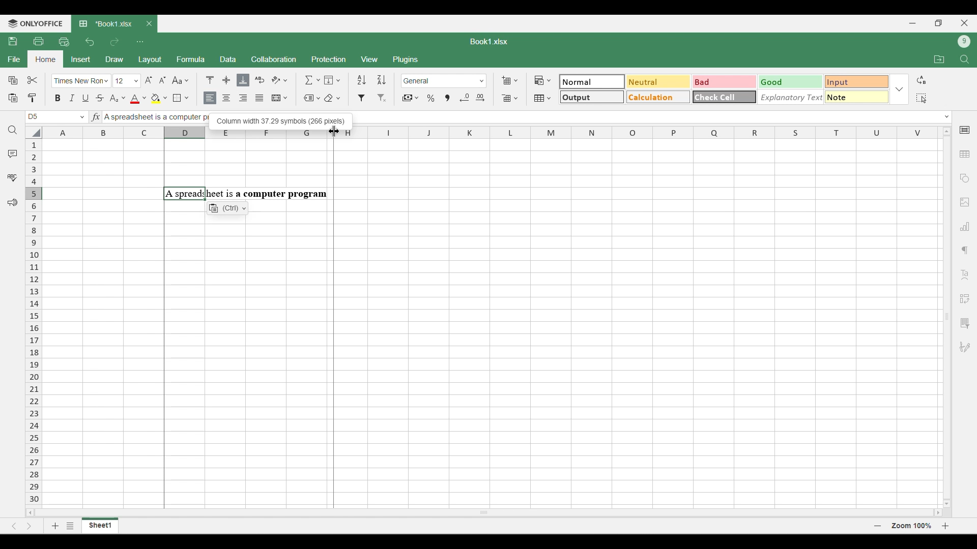 The image size is (977, 549). I want to click on Subscript, so click(117, 99).